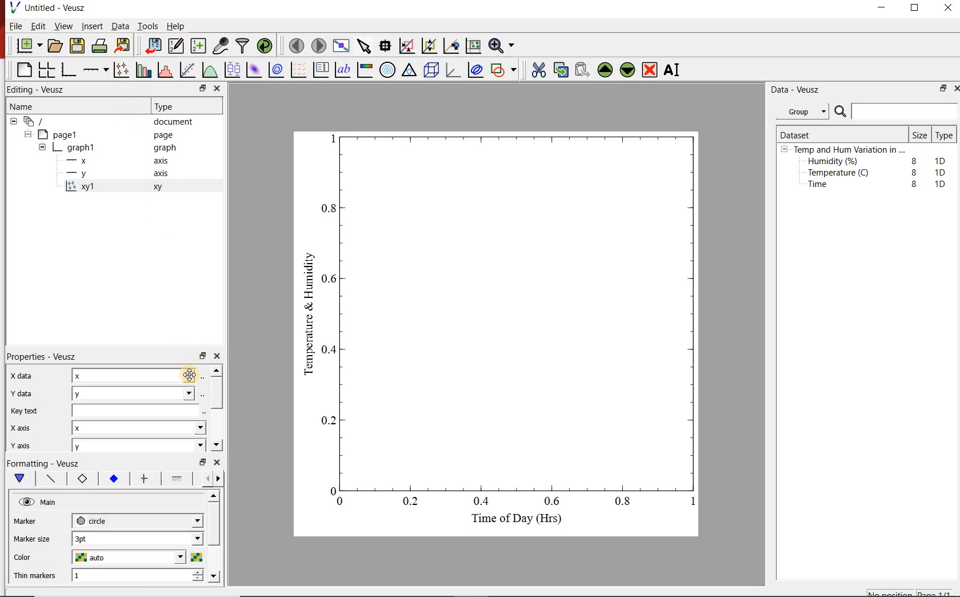  I want to click on move to the next page, so click(318, 45).